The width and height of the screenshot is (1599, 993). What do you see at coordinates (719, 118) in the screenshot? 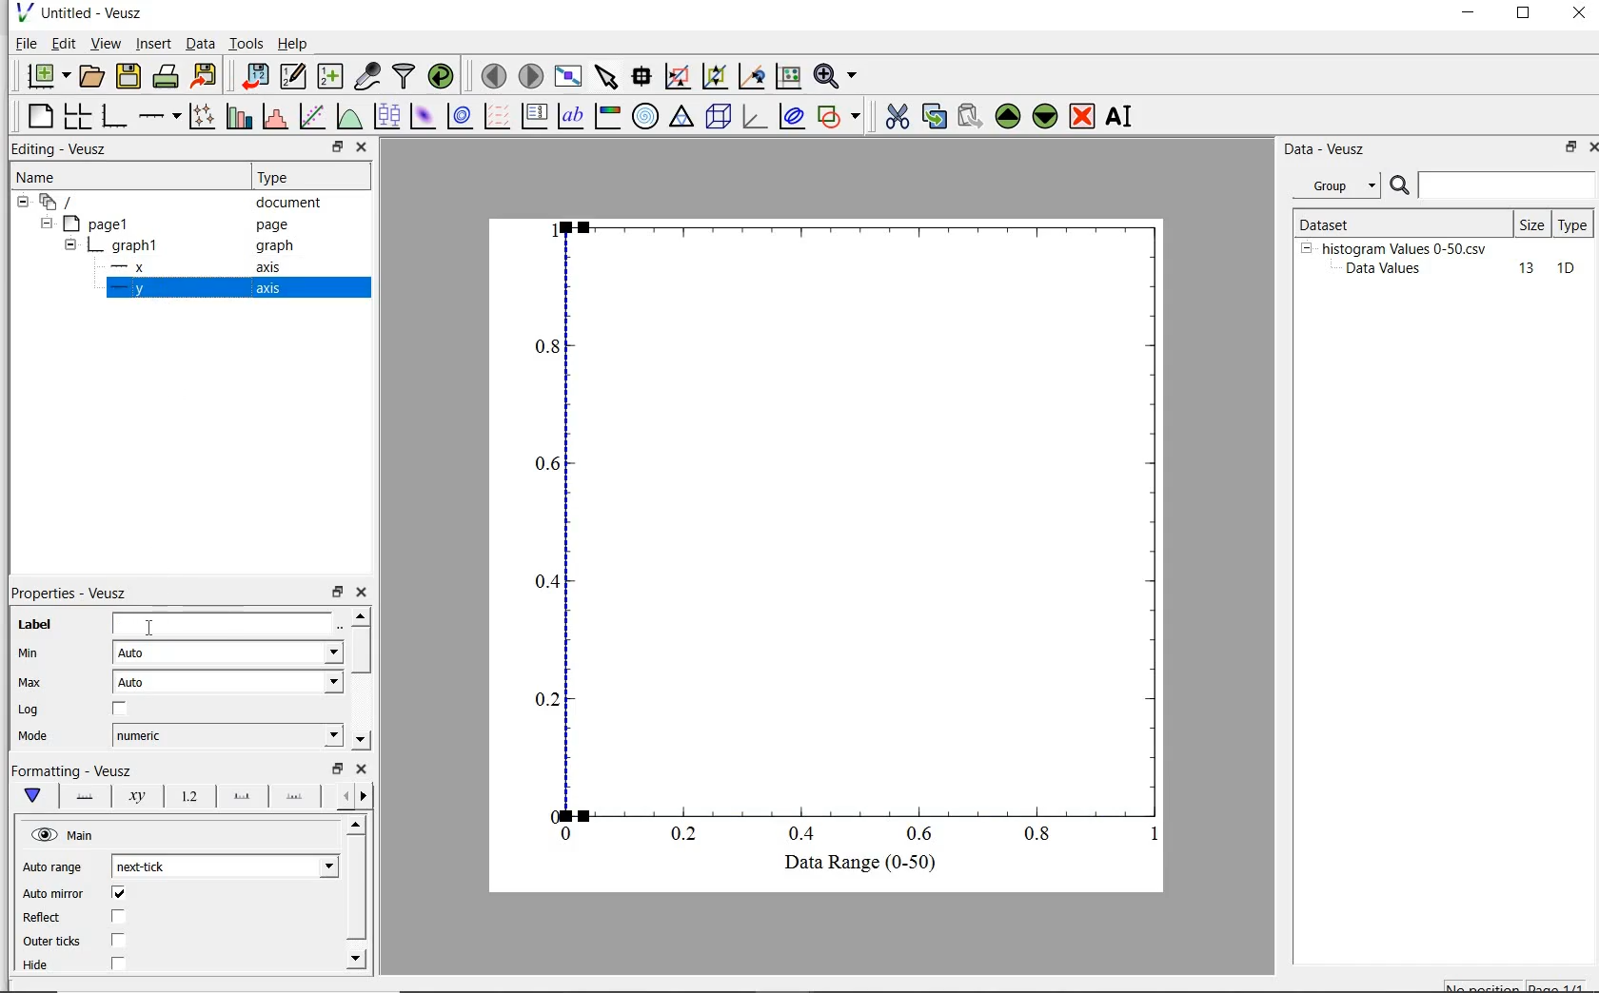
I see `3d scene` at bounding box center [719, 118].